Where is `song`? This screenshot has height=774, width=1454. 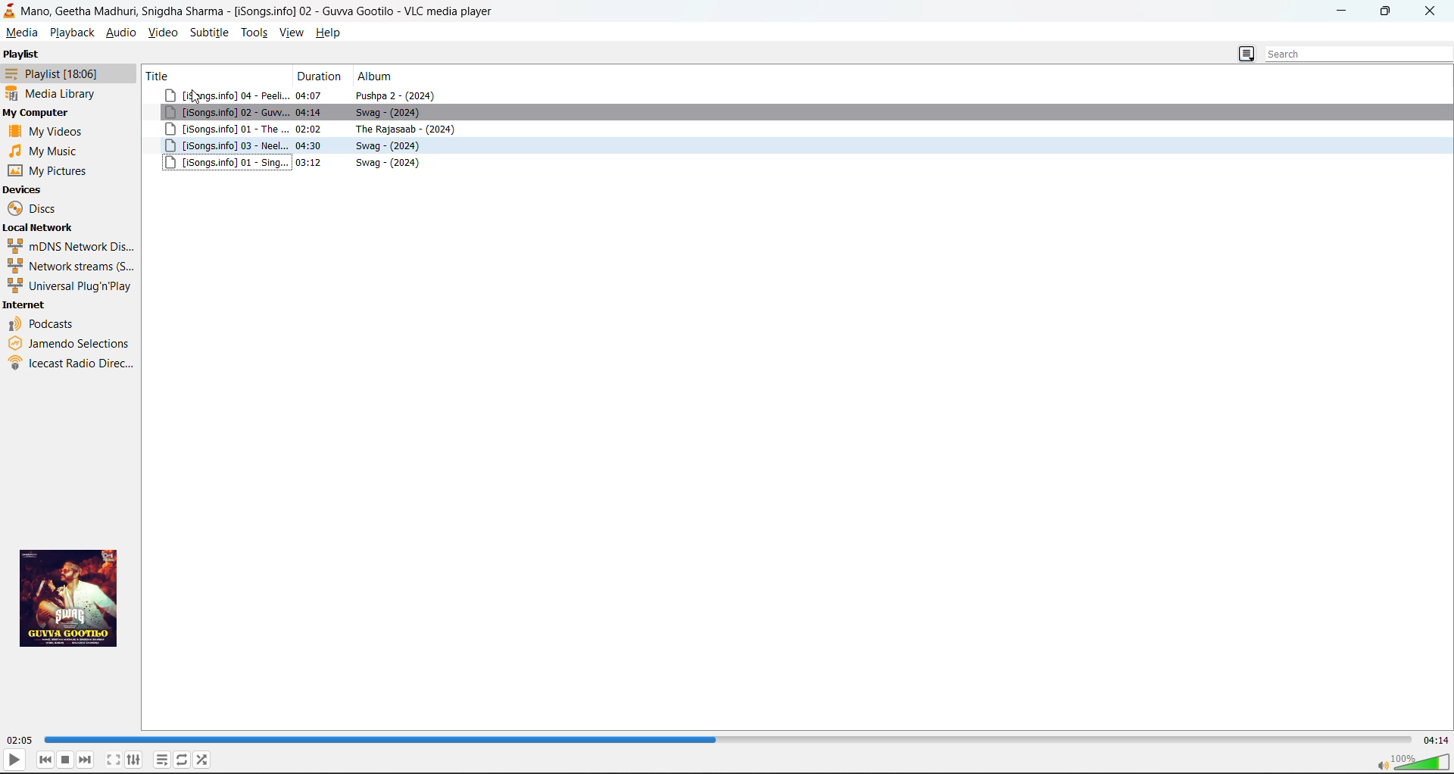
song is located at coordinates (798, 163).